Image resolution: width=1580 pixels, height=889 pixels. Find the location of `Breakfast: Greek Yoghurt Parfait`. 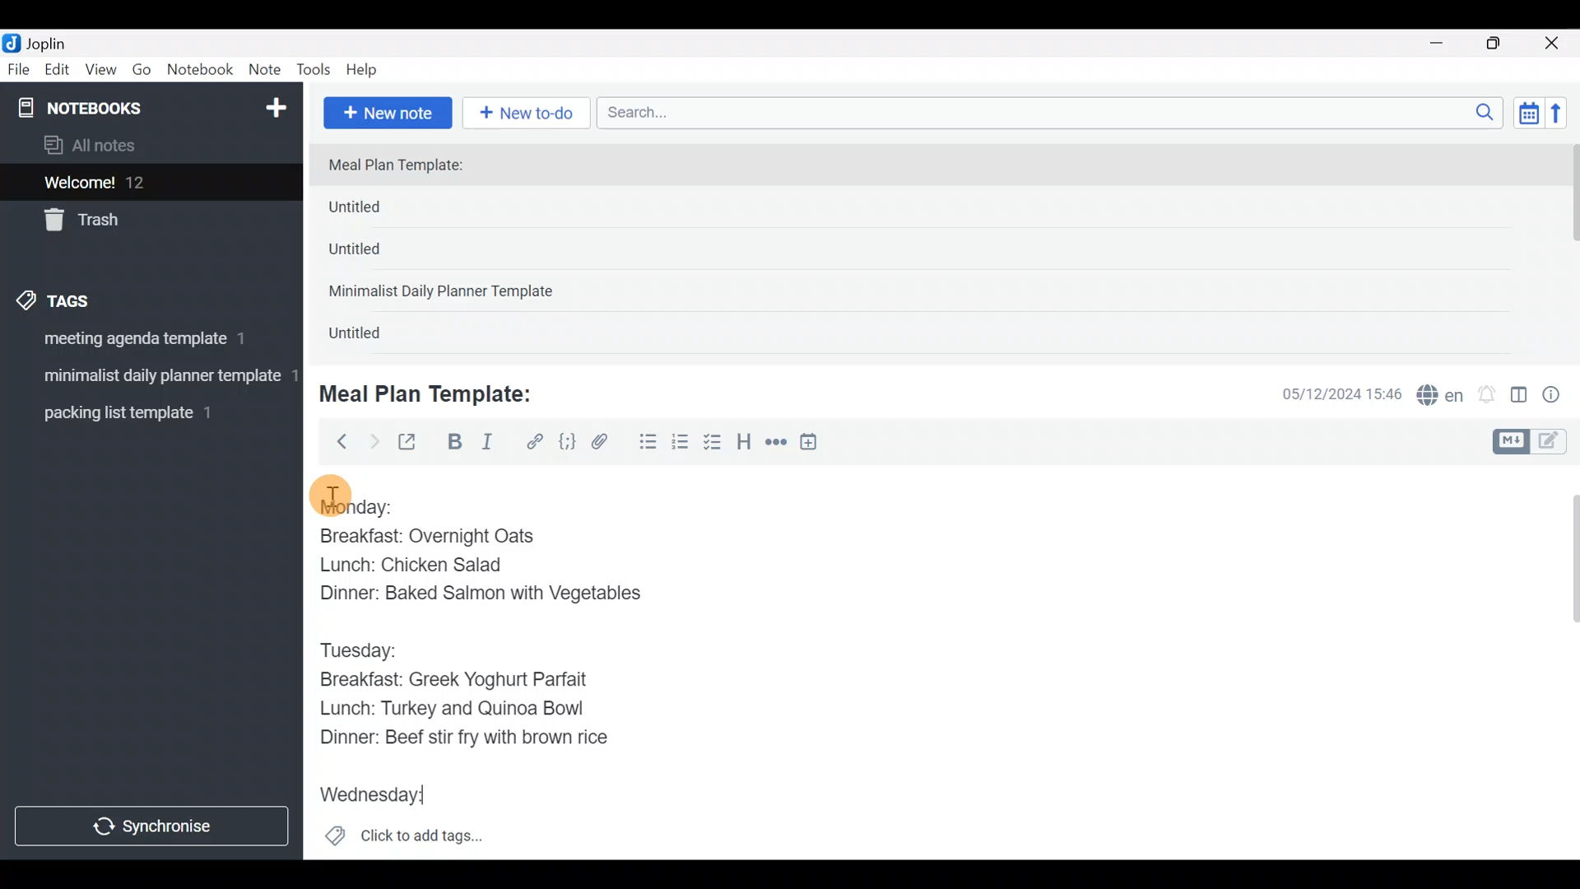

Breakfast: Greek Yoghurt Parfait is located at coordinates (461, 678).